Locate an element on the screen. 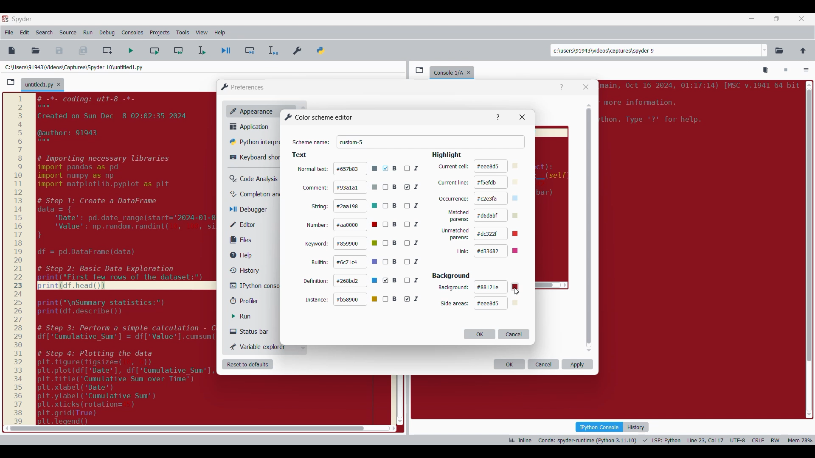 Image resolution: width=815 pixels, height=458 pixels. number is located at coordinates (318, 226).